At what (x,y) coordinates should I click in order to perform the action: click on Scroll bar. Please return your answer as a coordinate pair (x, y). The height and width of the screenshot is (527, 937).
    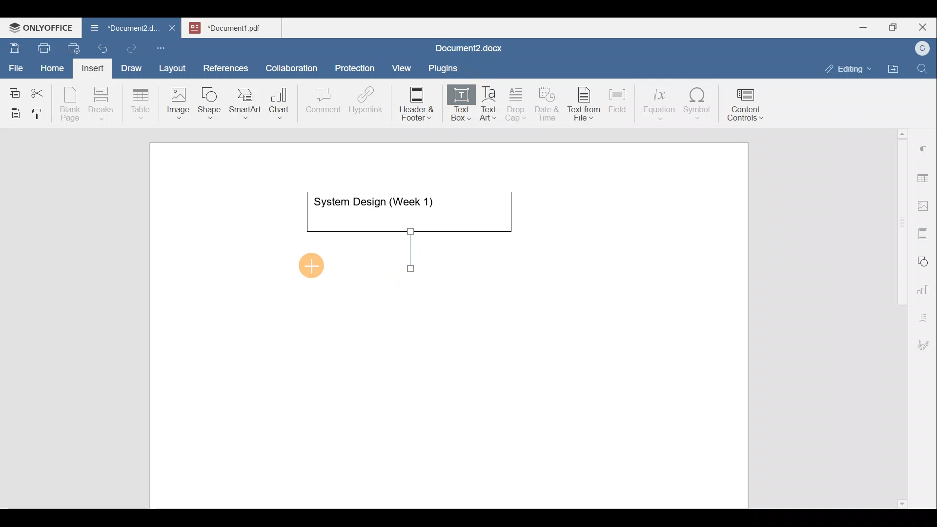
    Looking at the image, I should click on (898, 317).